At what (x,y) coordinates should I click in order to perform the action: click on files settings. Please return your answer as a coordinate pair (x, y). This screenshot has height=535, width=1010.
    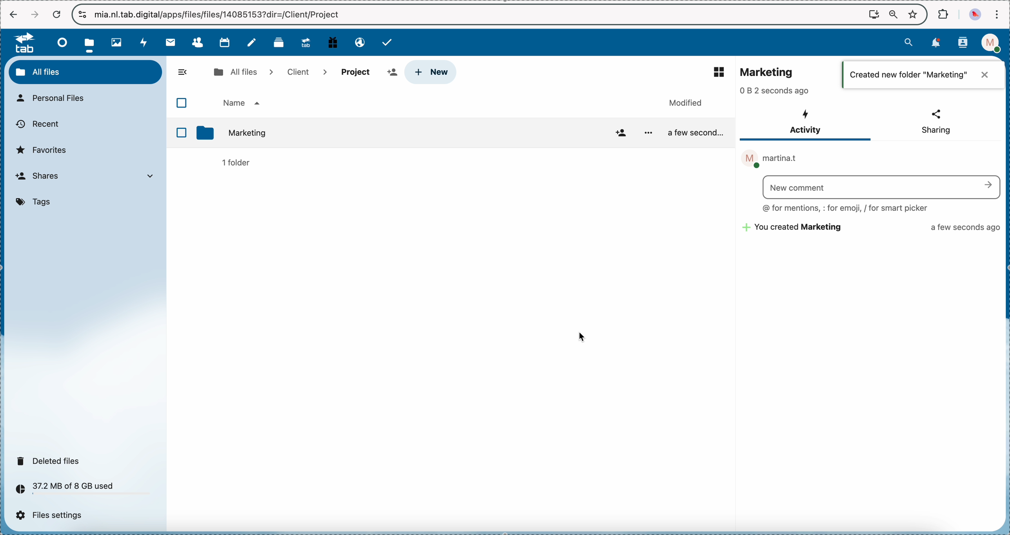
    Looking at the image, I should click on (53, 515).